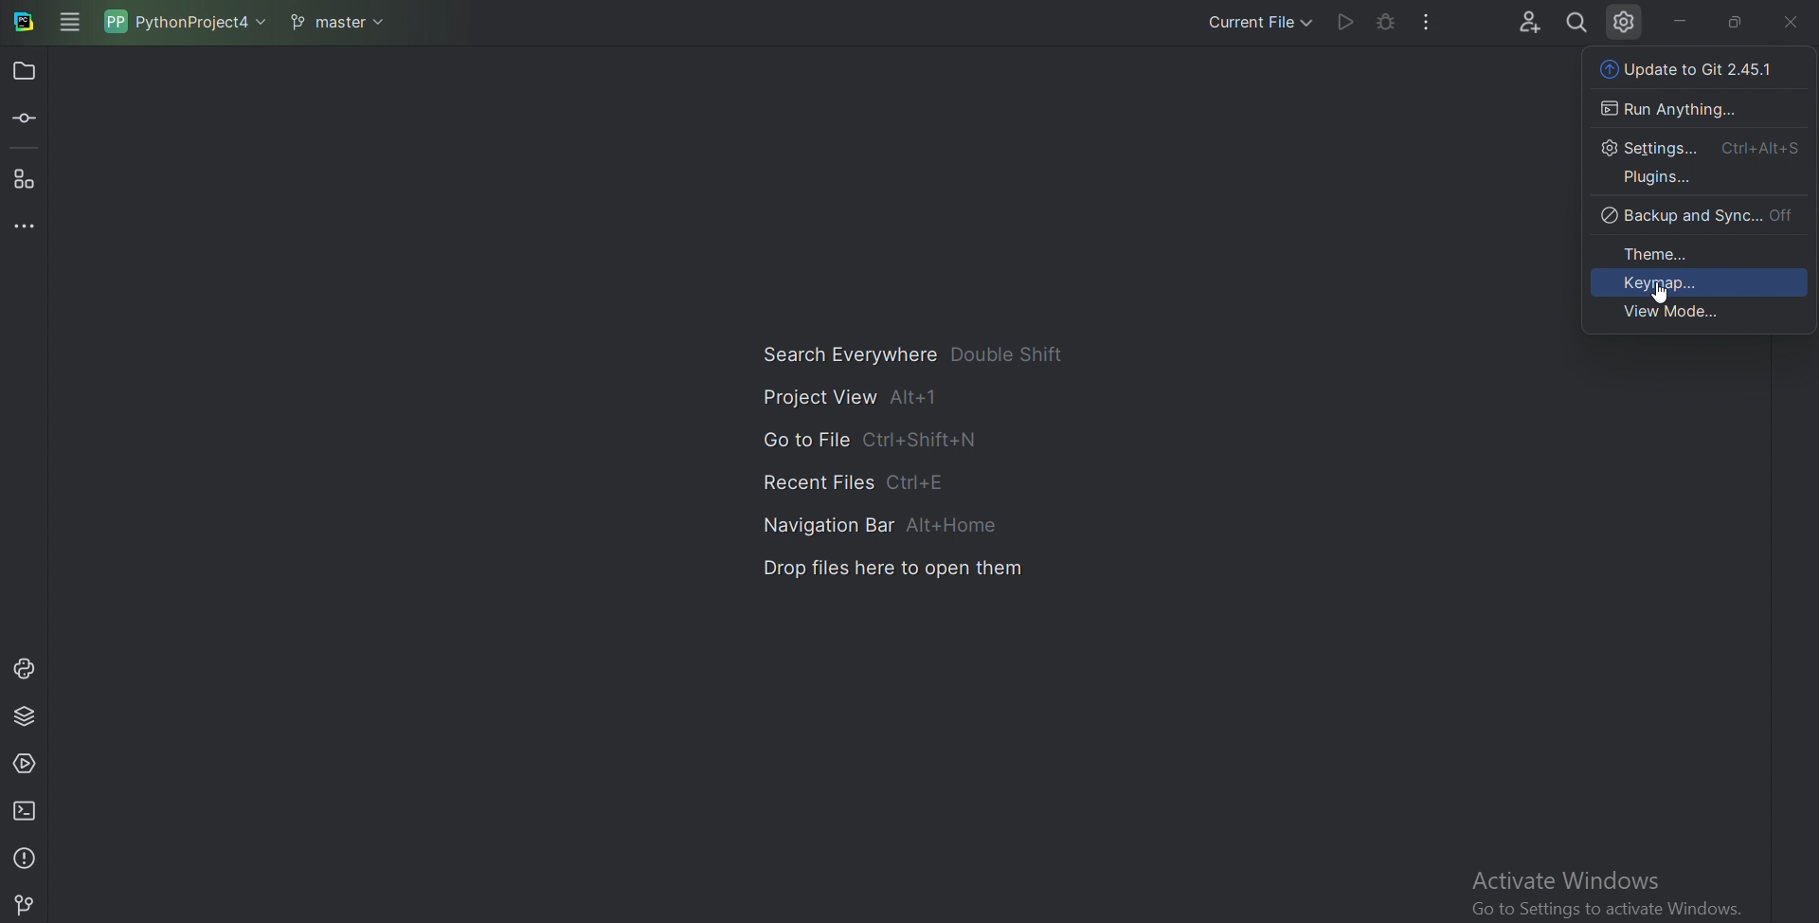  What do you see at coordinates (27, 811) in the screenshot?
I see `Terminal` at bounding box center [27, 811].